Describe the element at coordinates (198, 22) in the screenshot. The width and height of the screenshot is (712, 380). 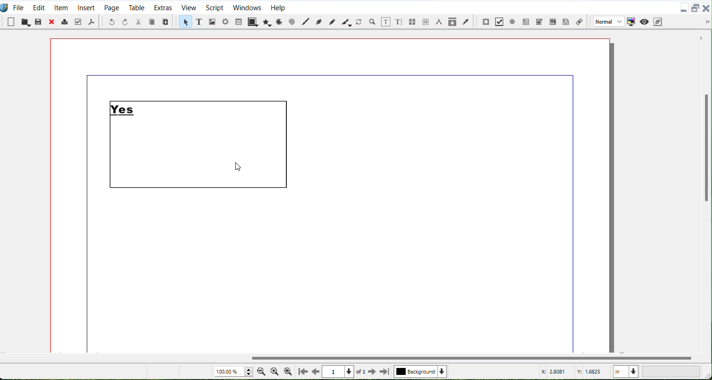
I see `Text Frame` at that location.